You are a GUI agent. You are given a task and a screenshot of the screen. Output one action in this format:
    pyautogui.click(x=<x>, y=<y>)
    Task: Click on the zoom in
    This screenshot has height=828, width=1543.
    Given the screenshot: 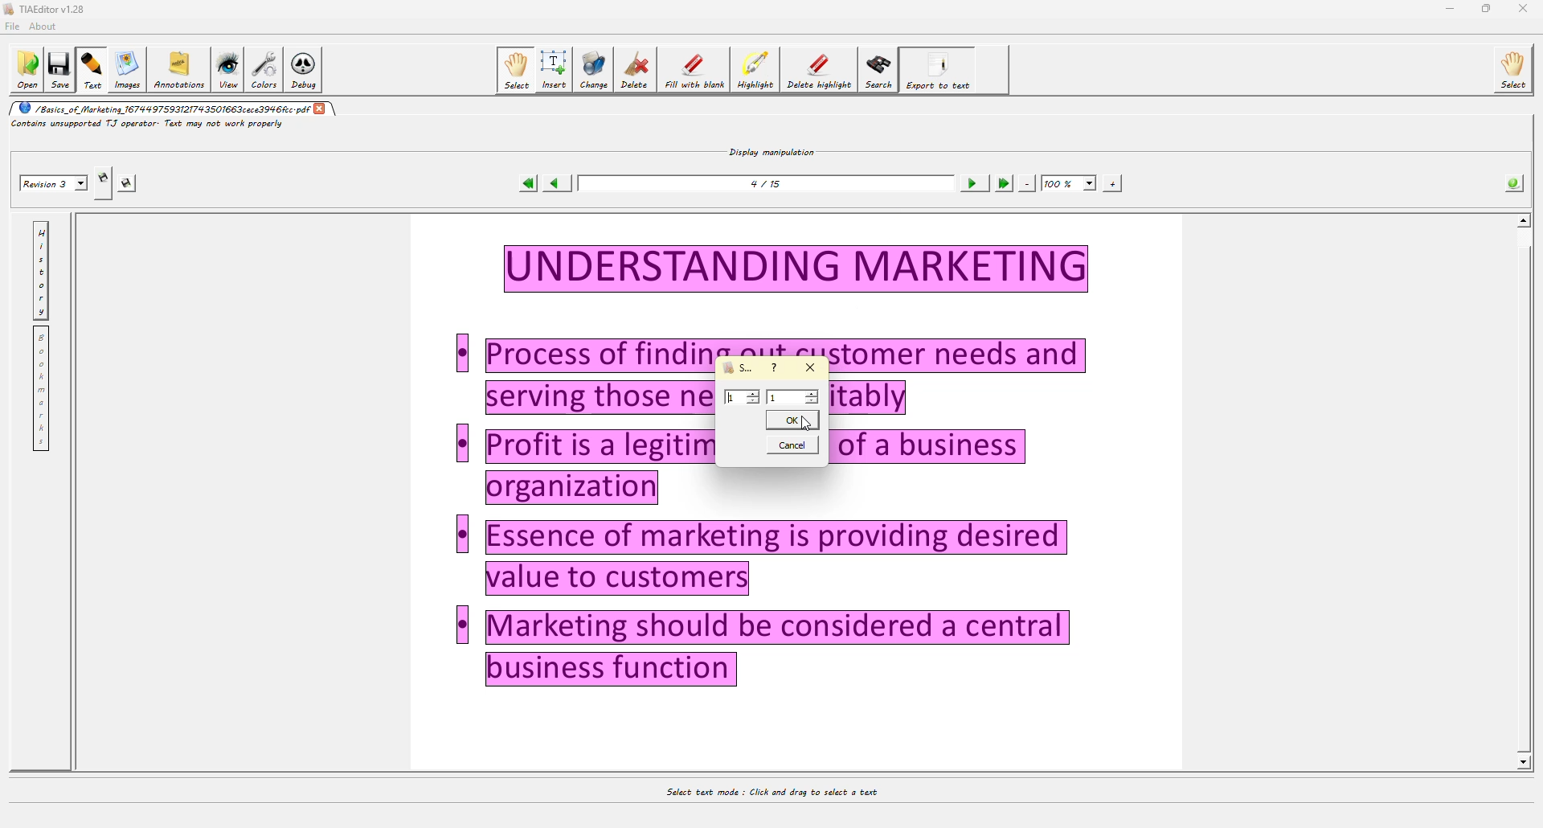 What is the action you would take?
    pyautogui.click(x=1112, y=182)
    